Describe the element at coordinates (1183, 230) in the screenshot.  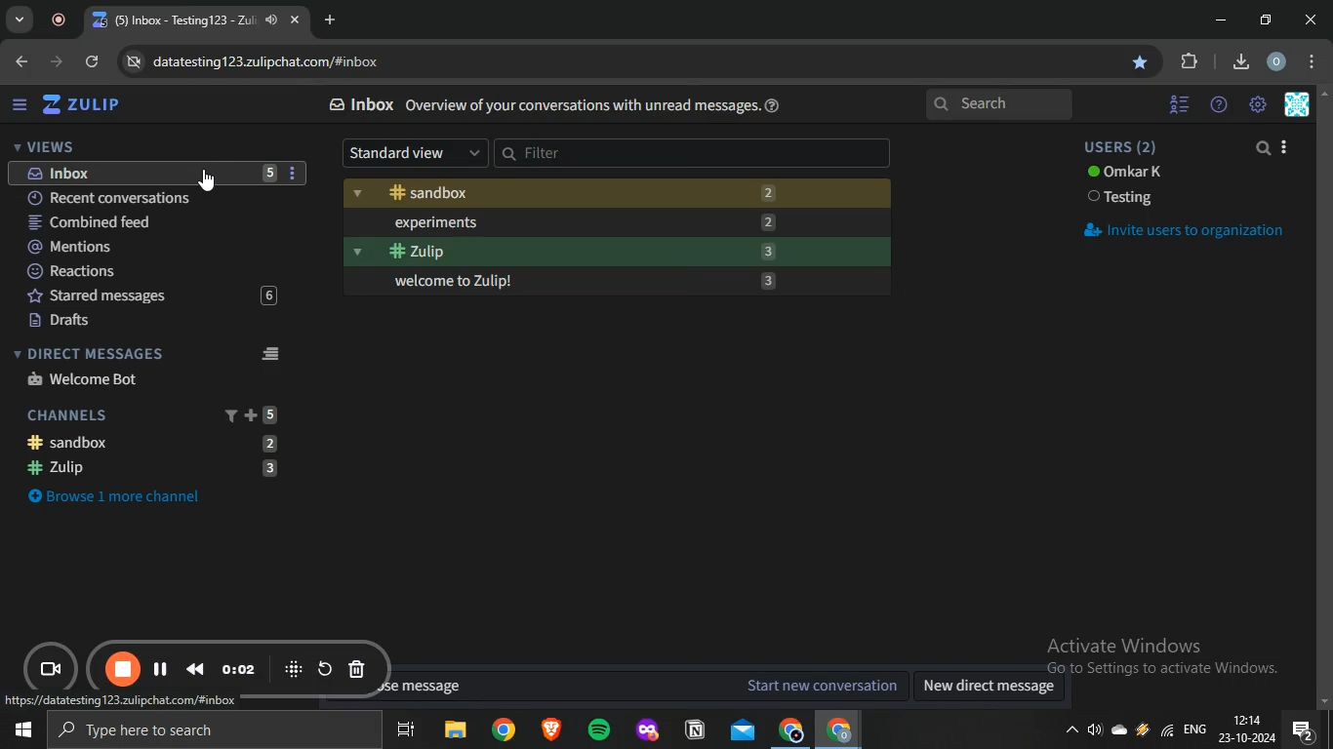
I see `invite users to organization` at that location.